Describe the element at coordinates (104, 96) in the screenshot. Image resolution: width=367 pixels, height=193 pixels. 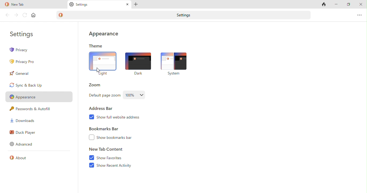
I see `default page zoom` at that location.